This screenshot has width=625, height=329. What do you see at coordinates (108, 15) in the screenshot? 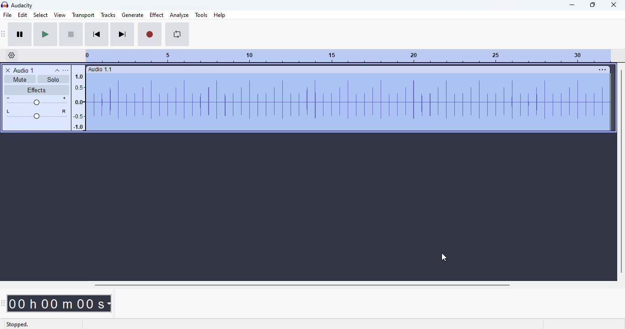
I see `tracks` at bounding box center [108, 15].